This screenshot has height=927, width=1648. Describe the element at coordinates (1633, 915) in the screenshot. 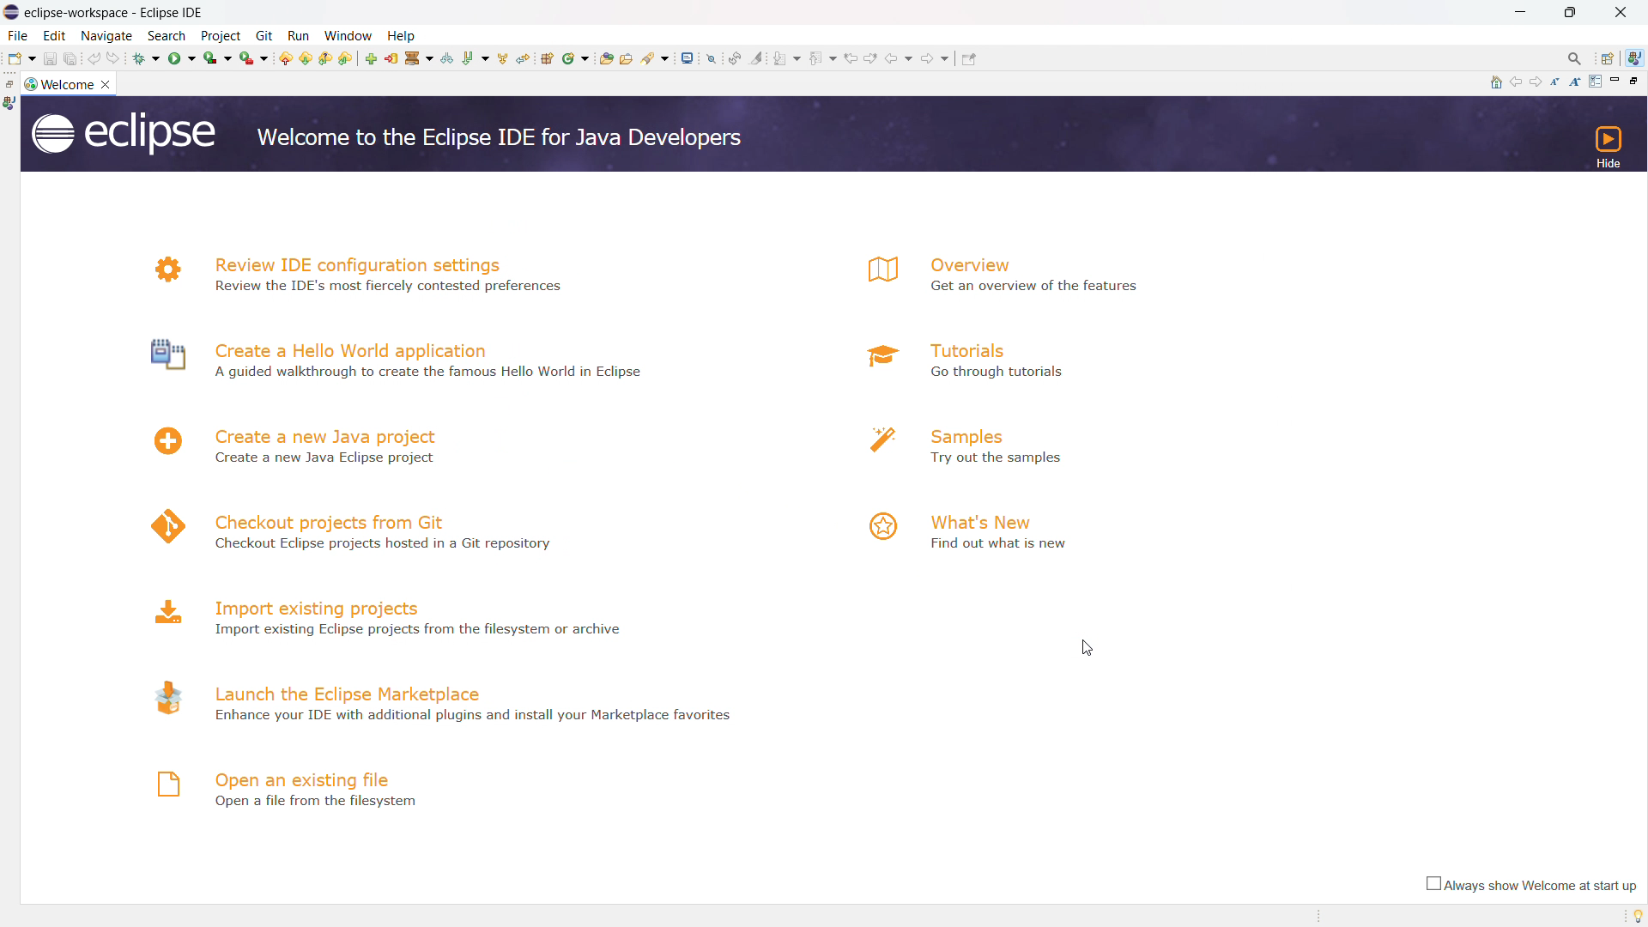

I see `tip of the day` at that location.